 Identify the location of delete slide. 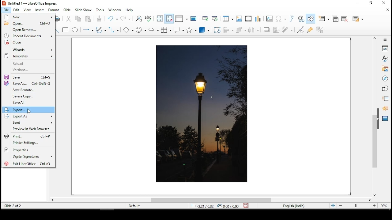
(345, 18).